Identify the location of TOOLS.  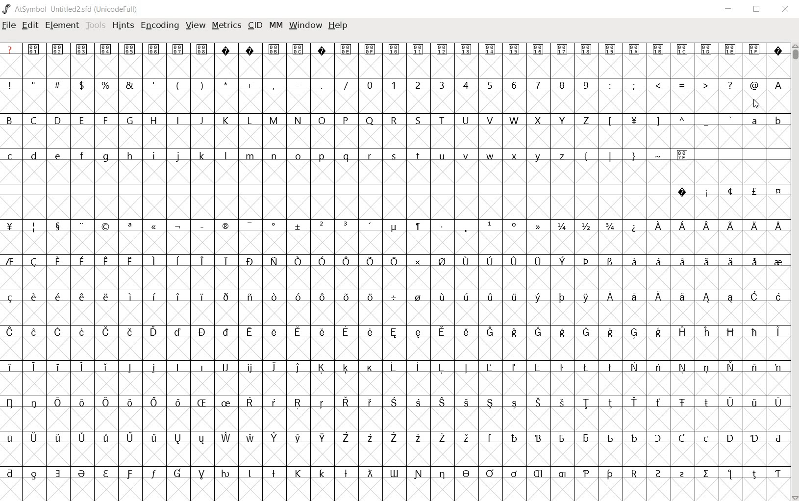
(95, 26).